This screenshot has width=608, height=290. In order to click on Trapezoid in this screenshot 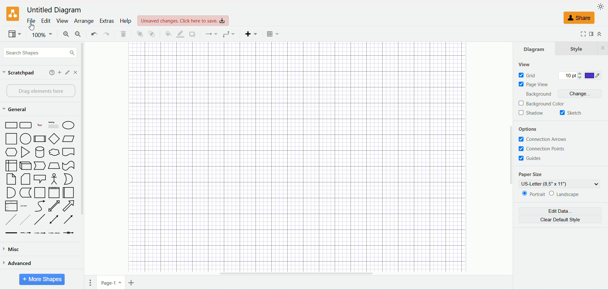, I will do `click(54, 166)`.